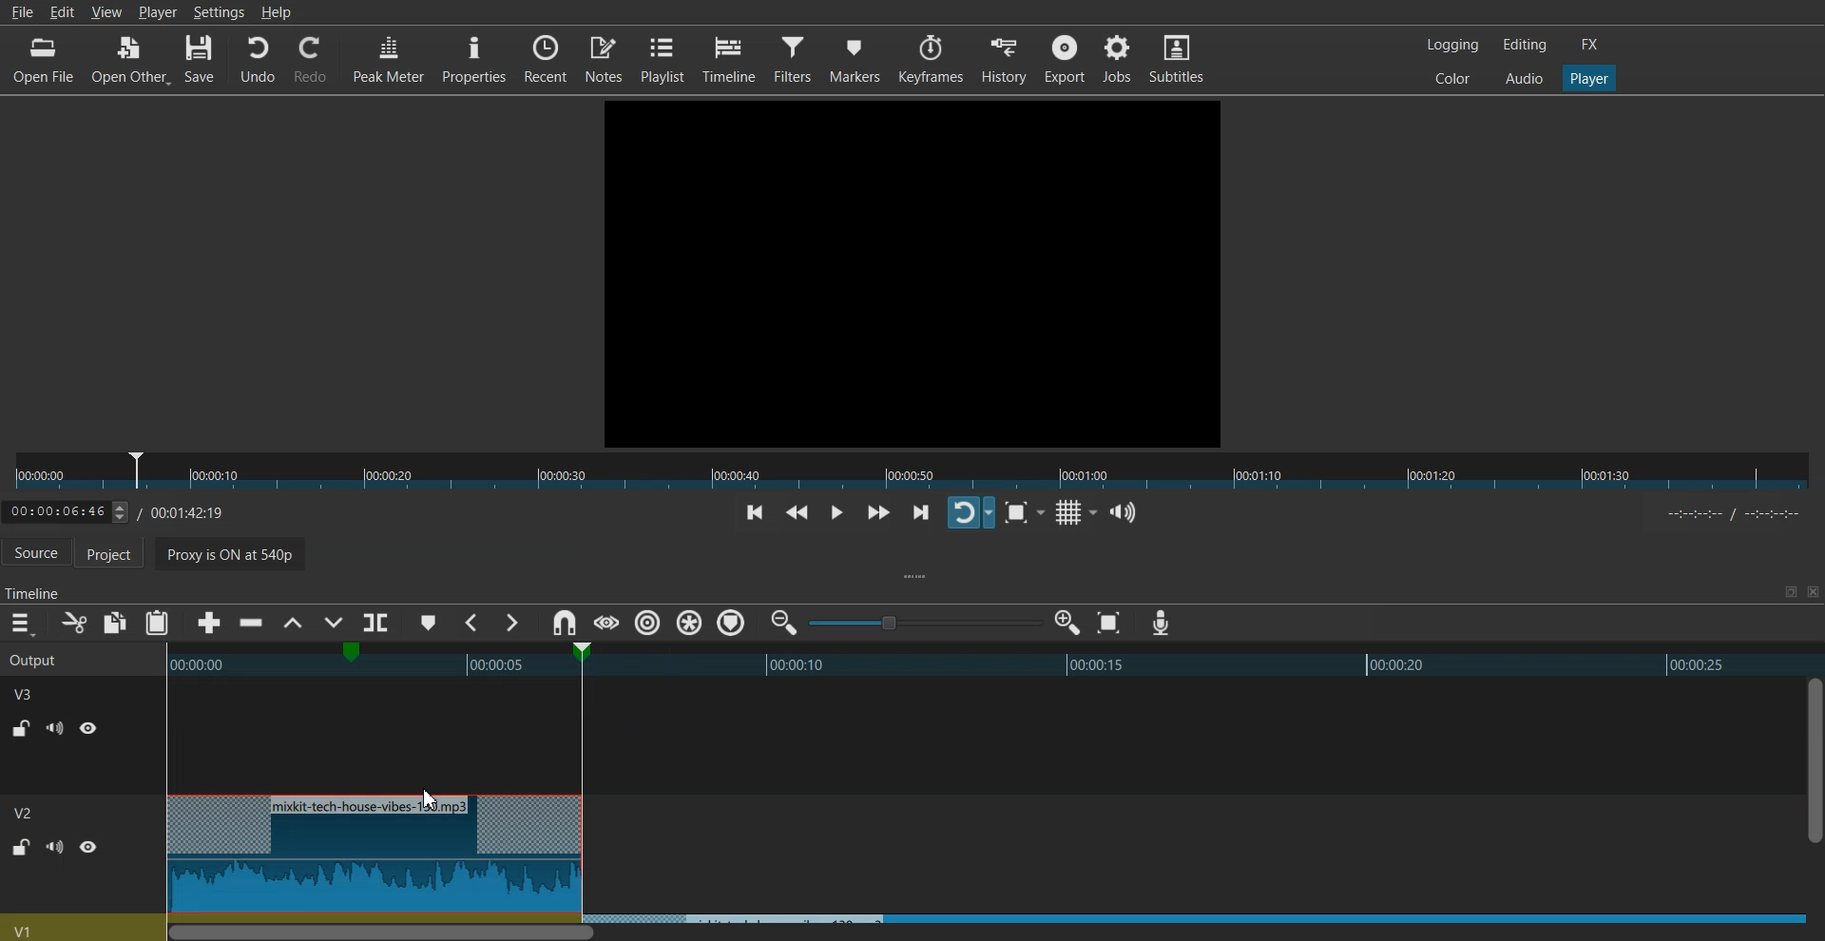  What do you see at coordinates (292, 624) in the screenshot?
I see `Lift` at bounding box center [292, 624].